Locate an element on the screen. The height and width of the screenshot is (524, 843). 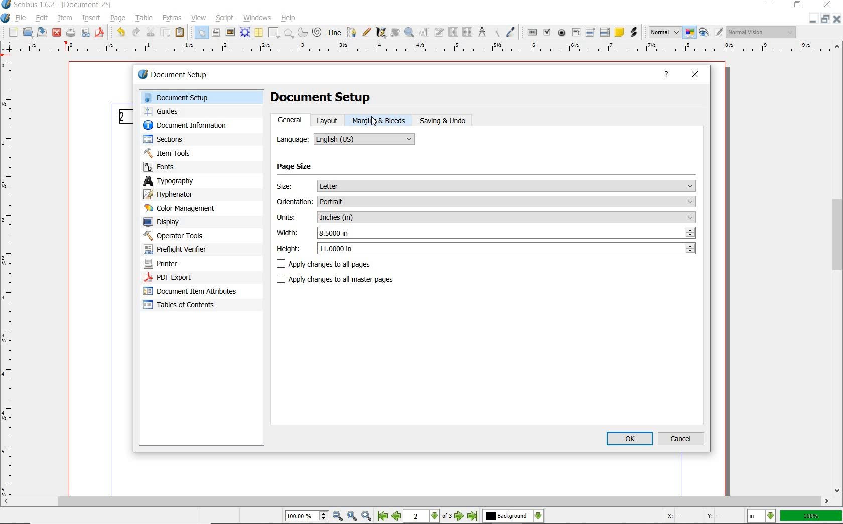
pdf export is located at coordinates (180, 278).